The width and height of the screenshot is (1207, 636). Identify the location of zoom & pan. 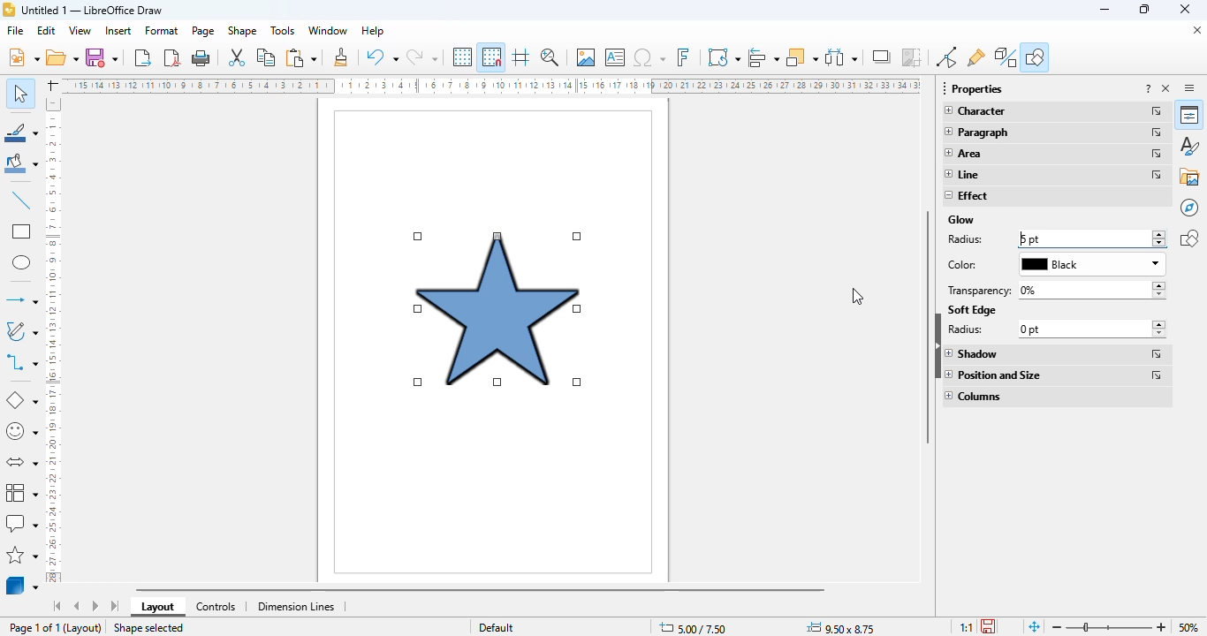
(550, 57).